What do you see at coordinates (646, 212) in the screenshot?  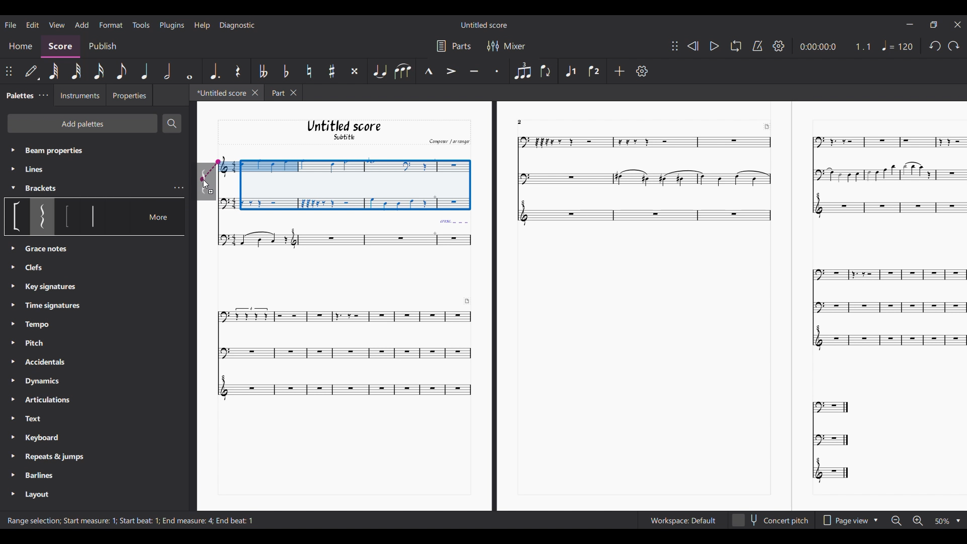 I see `` at bounding box center [646, 212].